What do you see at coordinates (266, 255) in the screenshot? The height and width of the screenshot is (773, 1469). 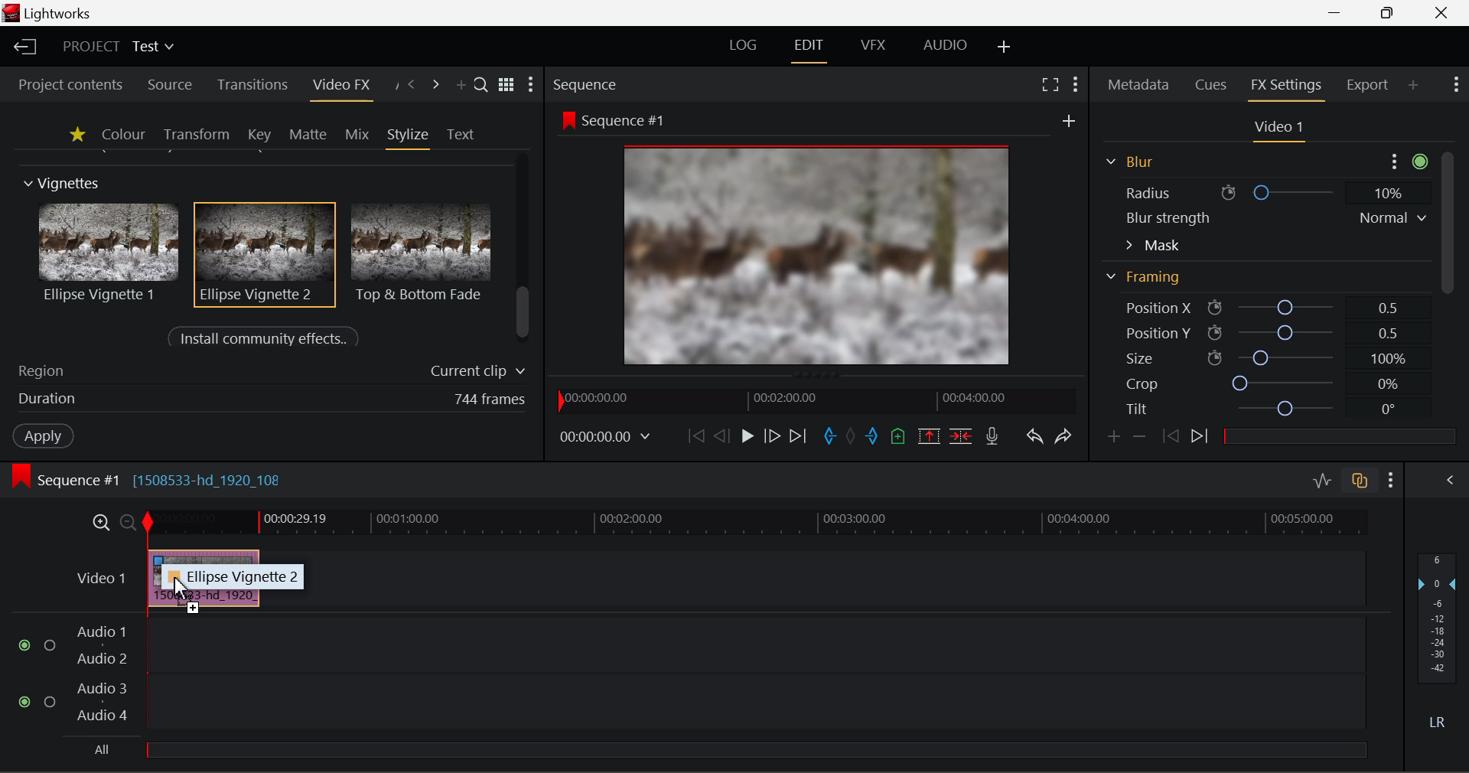 I see `Effect Selected` at bounding box center [266, 255].